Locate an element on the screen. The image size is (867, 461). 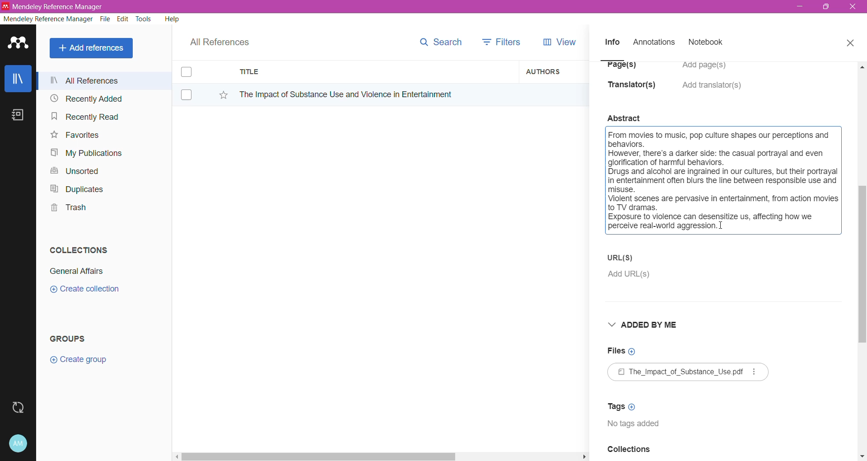
View is located at coordinates (558, 42).